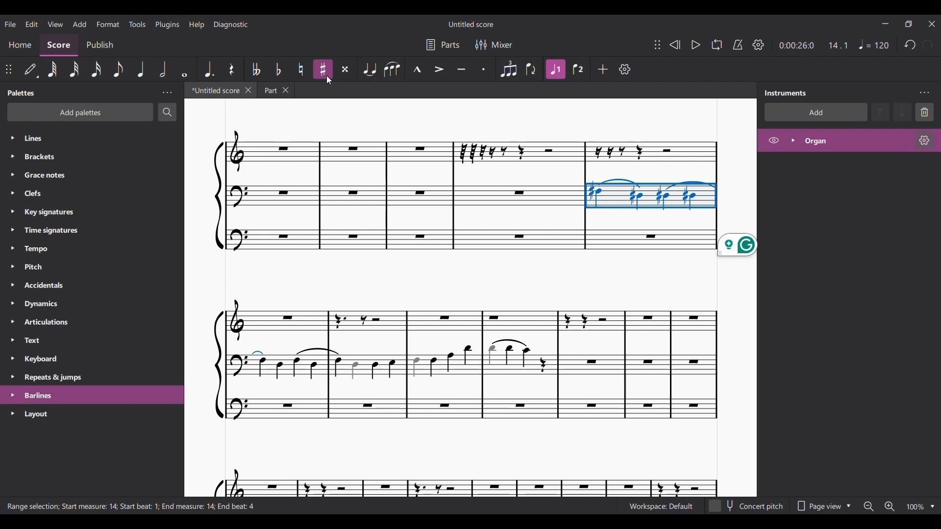 The height and width of the screenshot is (529, 941). What do you see at coordinates (738, 245) in the screenshot?
I see `Grammarly extension` at bounding box center [738, 245].